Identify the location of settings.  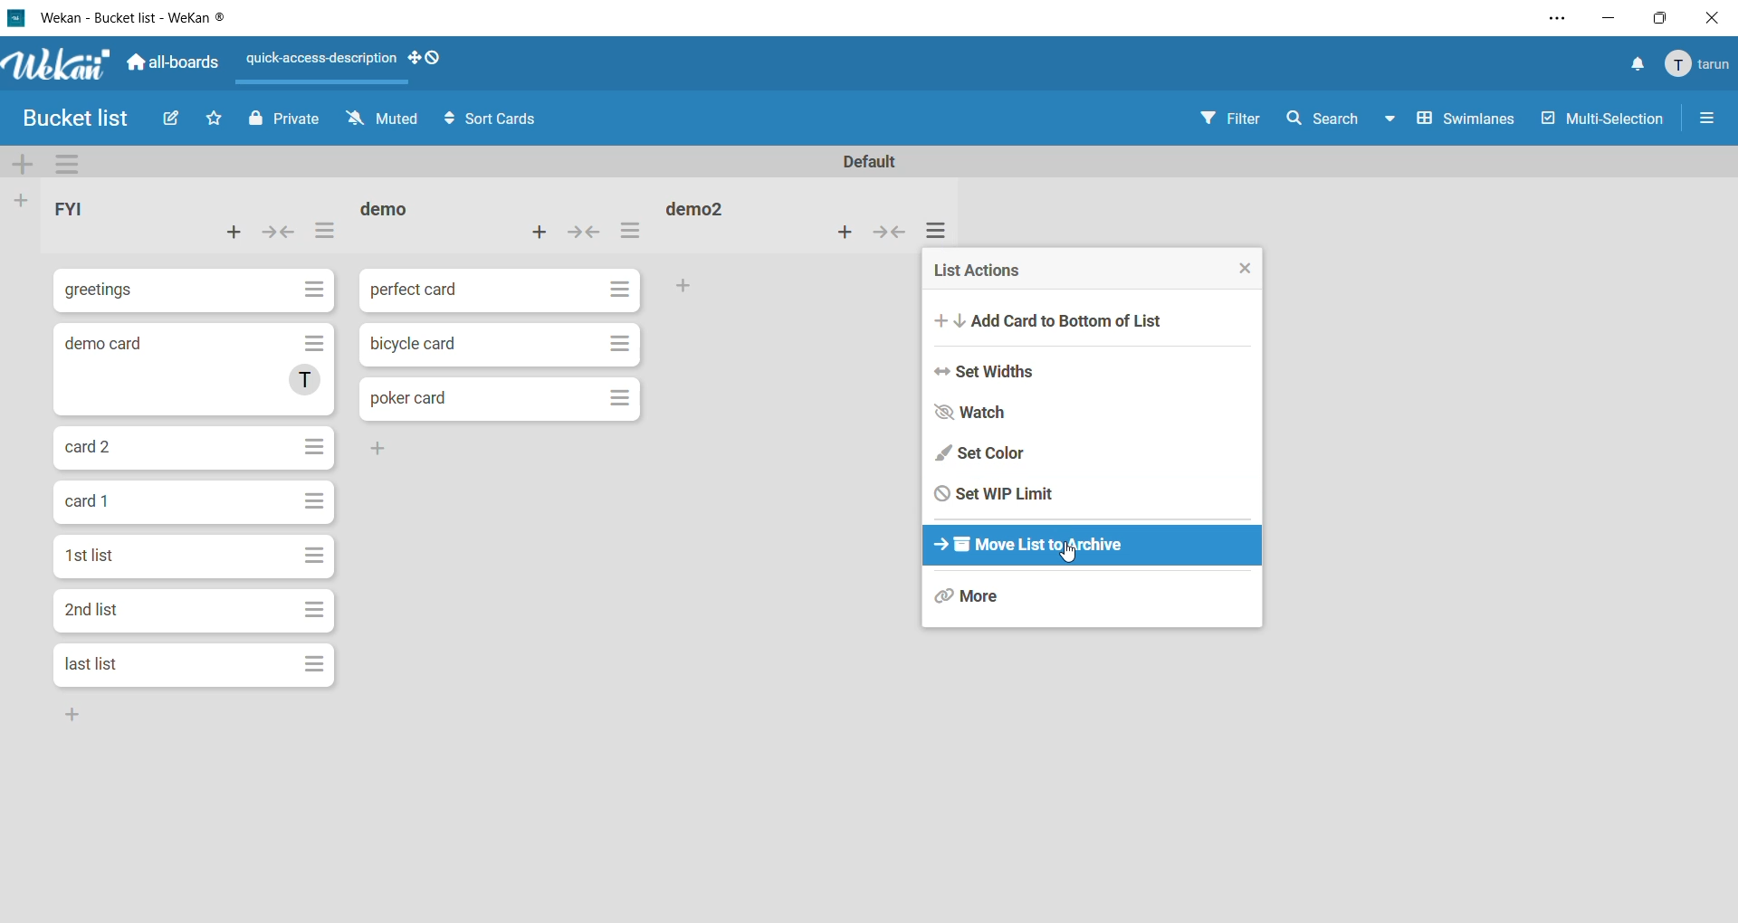
(1551, 18).